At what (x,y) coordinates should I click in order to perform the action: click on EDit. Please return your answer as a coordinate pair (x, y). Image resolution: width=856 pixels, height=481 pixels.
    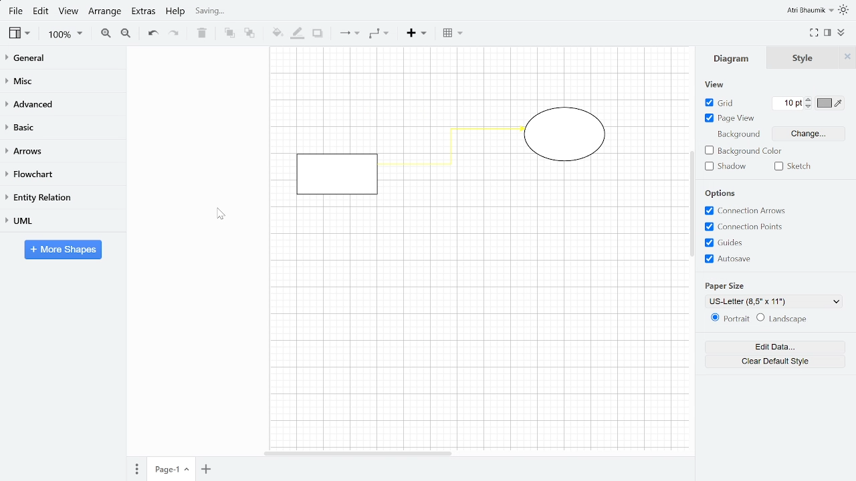
    Looking at the image, I should click on (41, 12).